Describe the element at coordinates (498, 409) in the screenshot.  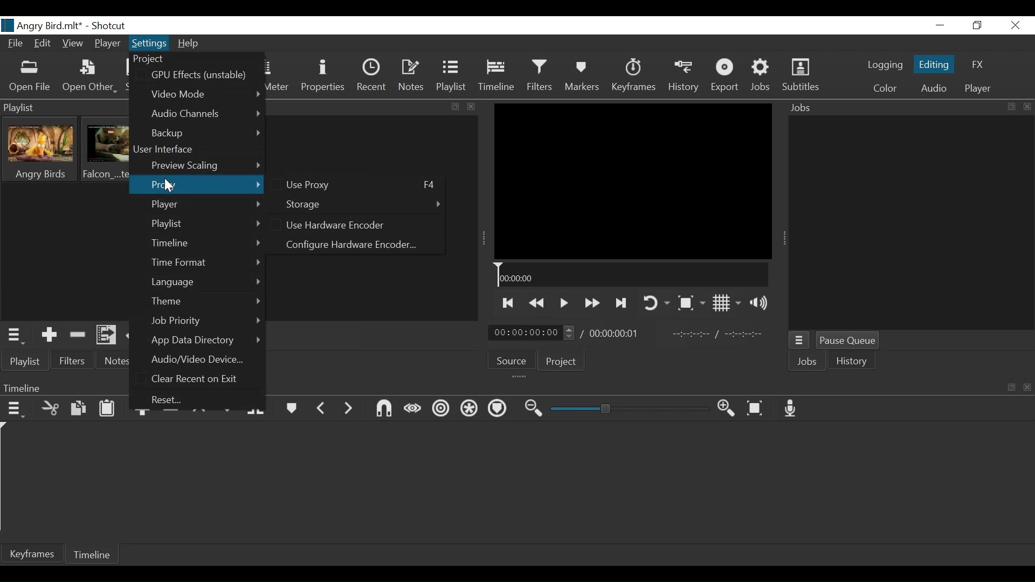
I see `Ripple Marker` at that location.